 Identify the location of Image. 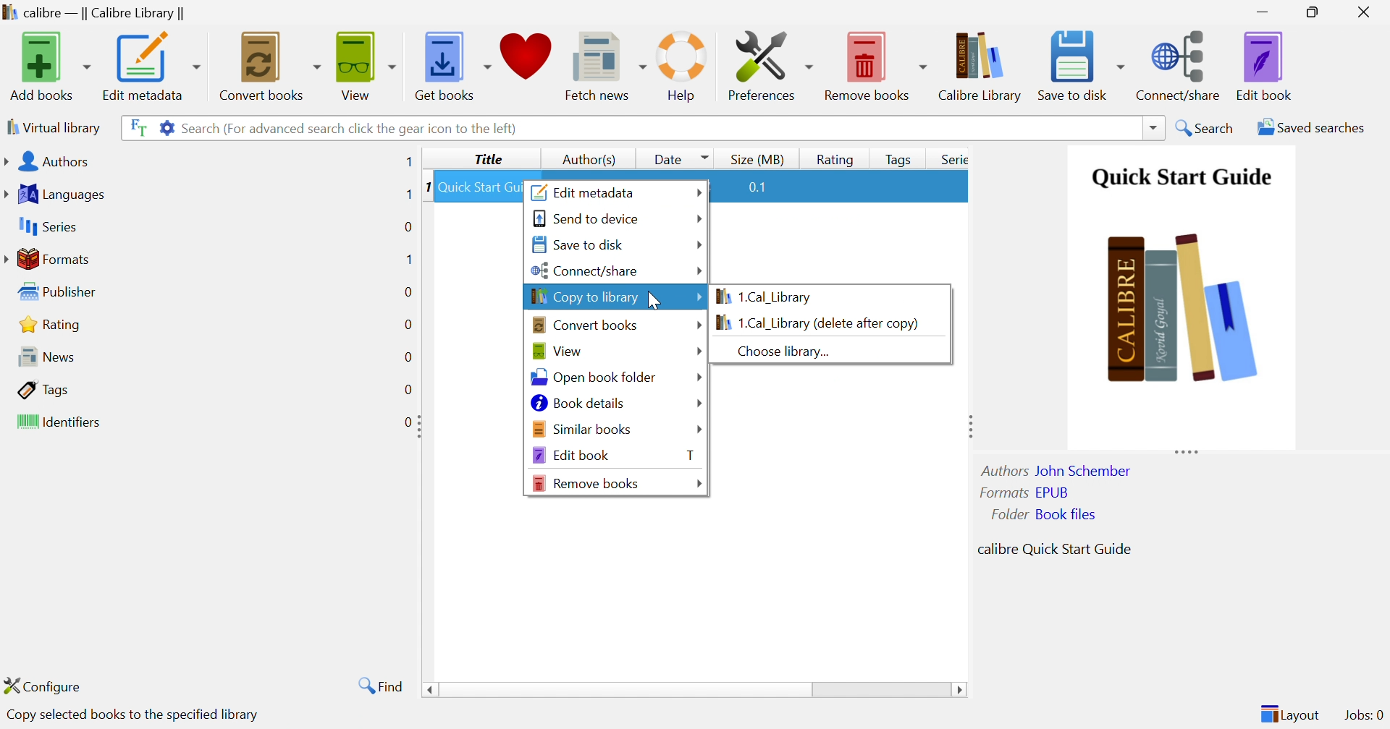
(1184, 311).